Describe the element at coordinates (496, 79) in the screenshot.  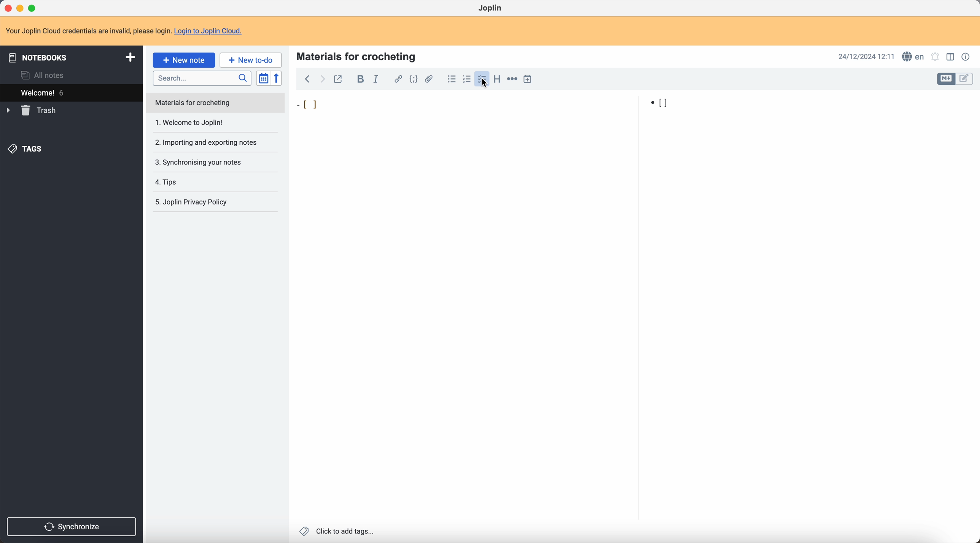
I see `heading` at that location.